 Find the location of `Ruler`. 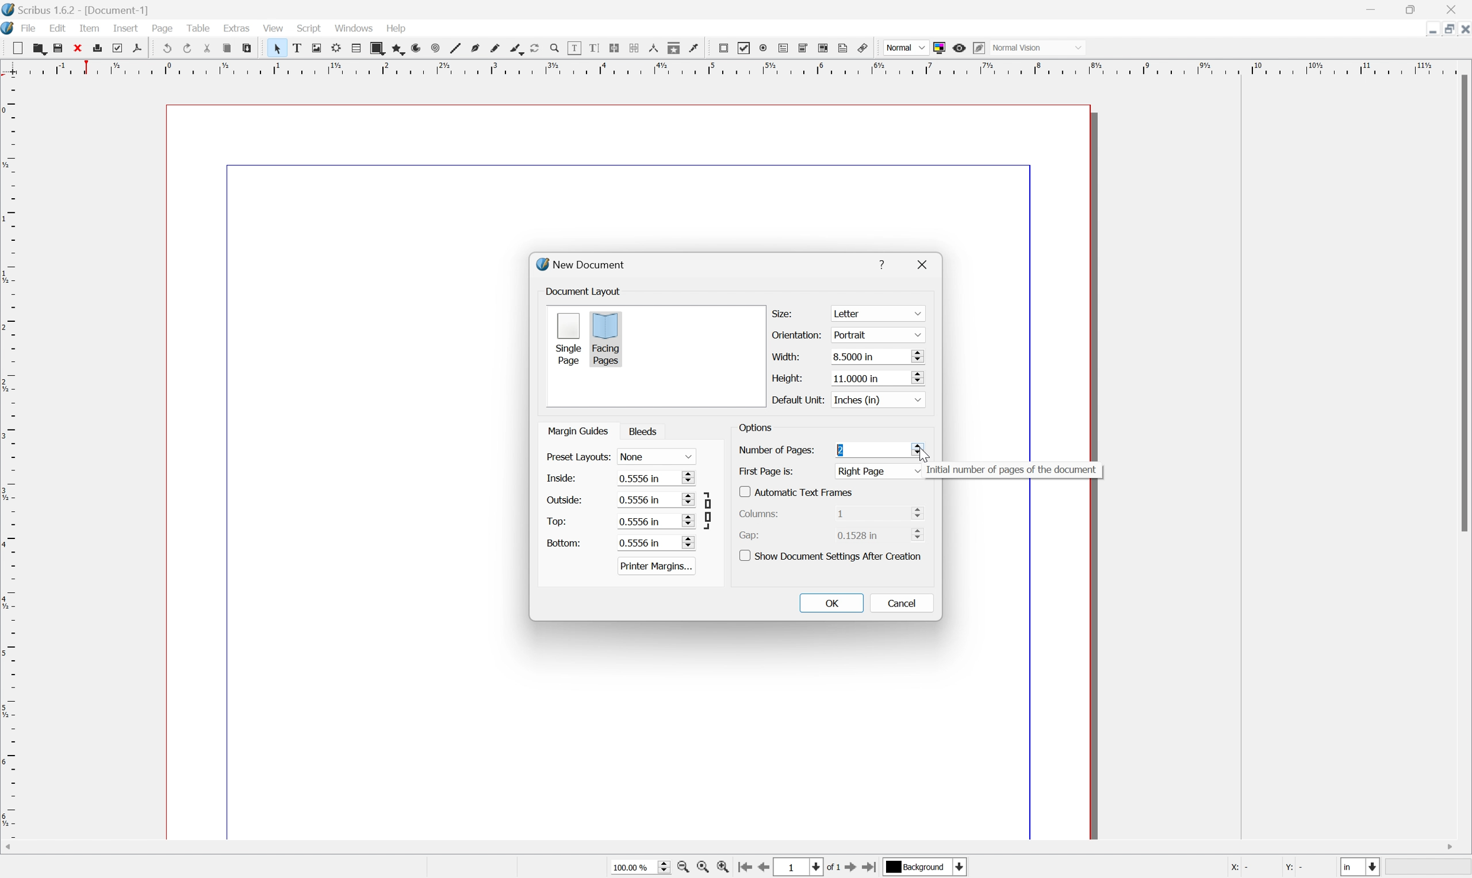

Ruler is located at coordinates (732, 67).